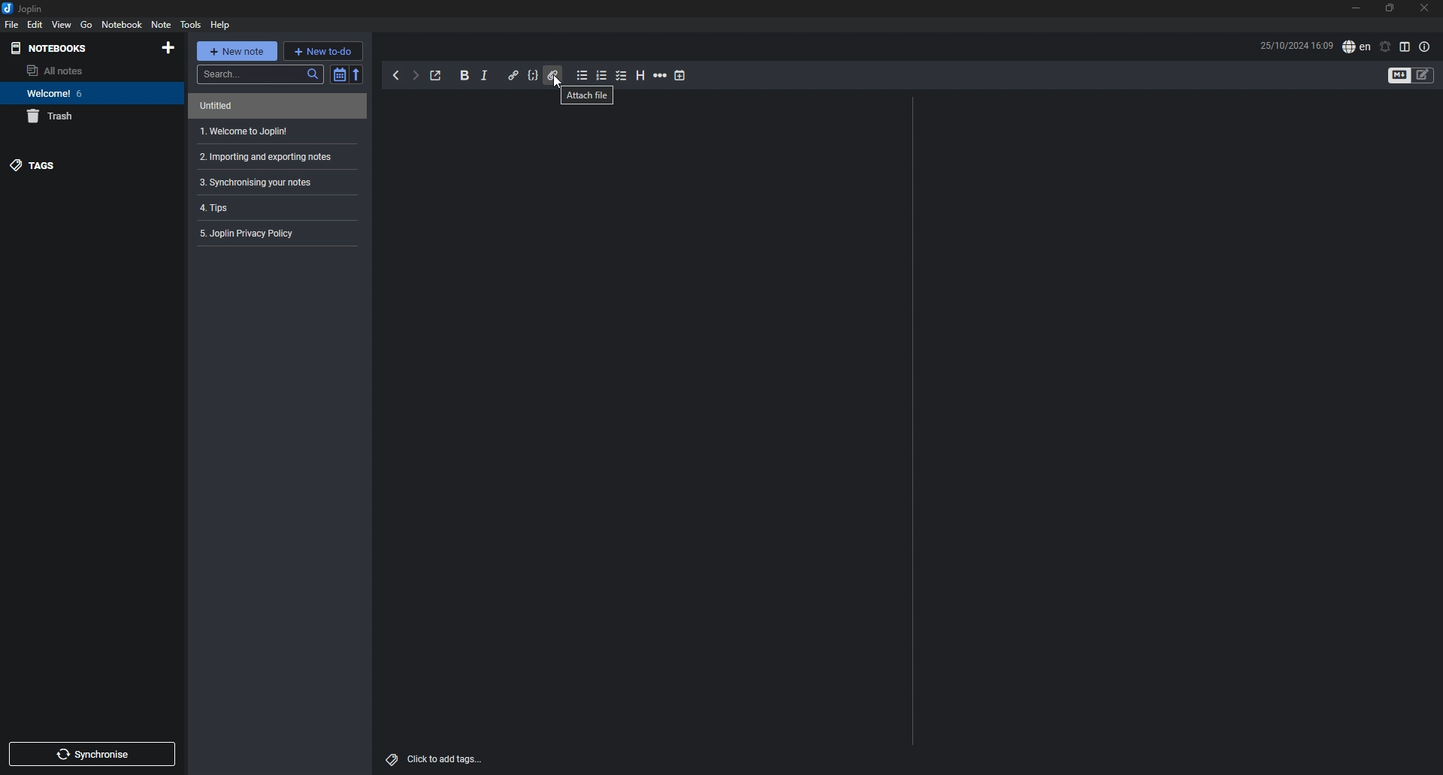 Image resolution: width=1443 pixels, height=775 pixels. I want to click on toggle sort order, so click(337, 74).